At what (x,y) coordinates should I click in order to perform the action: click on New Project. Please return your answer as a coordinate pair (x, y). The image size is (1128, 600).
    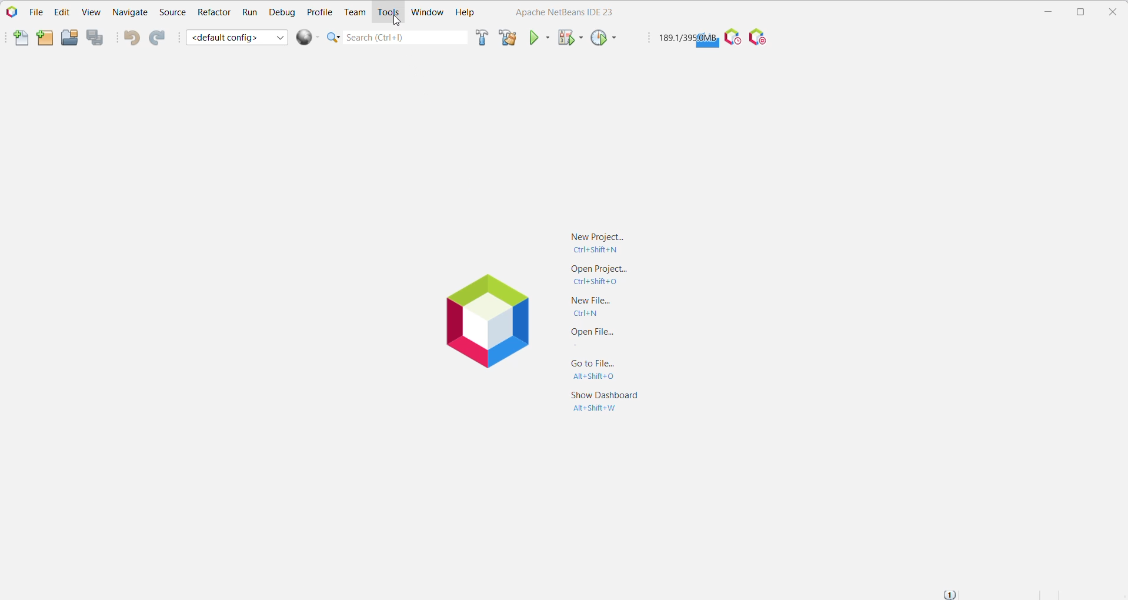
    Looking at the image, I should click on (597, 241).